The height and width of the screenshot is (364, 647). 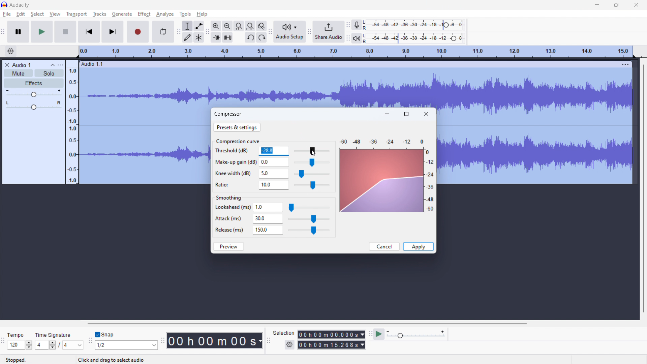 I want to click on playback speed, so click(x=416, y=334).